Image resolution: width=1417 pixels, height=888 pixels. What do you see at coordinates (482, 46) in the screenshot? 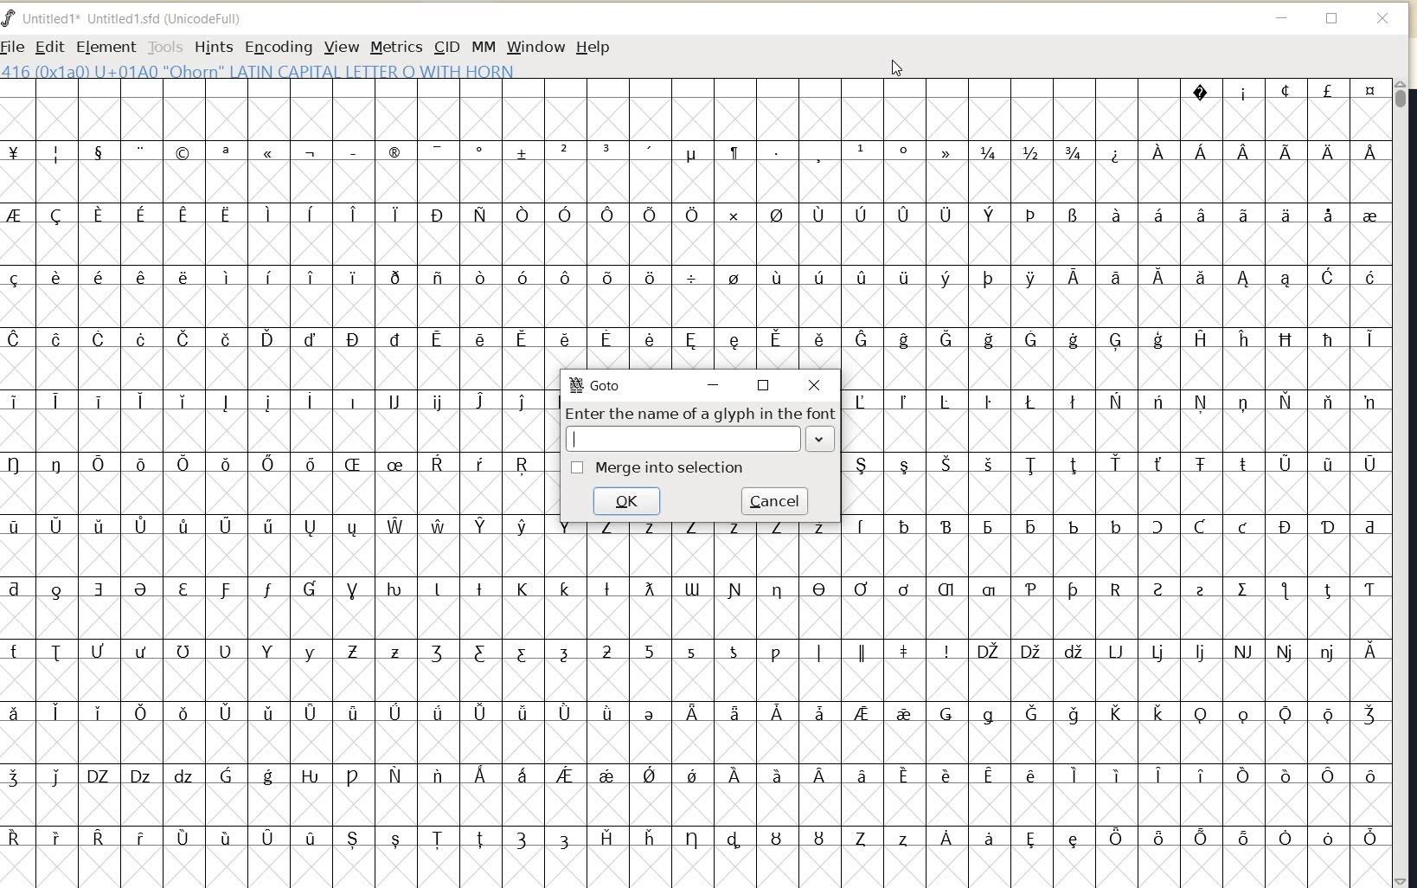
I see `MM` at bounding box center [482, 46].